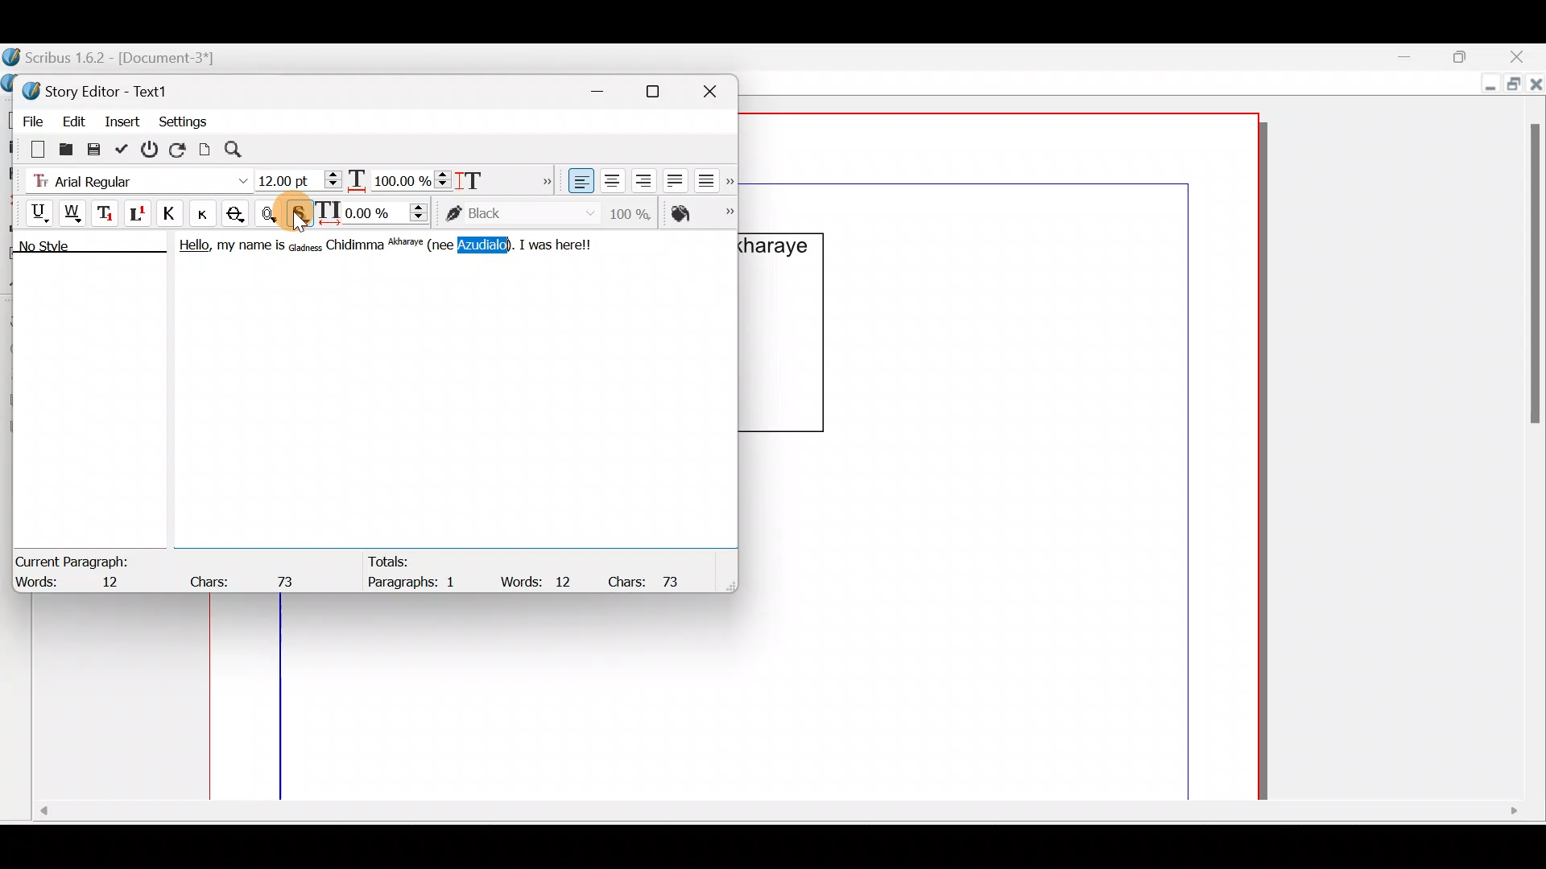 This screenshot has width=1546, height=869. Describe the element at coordinates (31, 211) in the screenshot. I see `Underline` at that location.